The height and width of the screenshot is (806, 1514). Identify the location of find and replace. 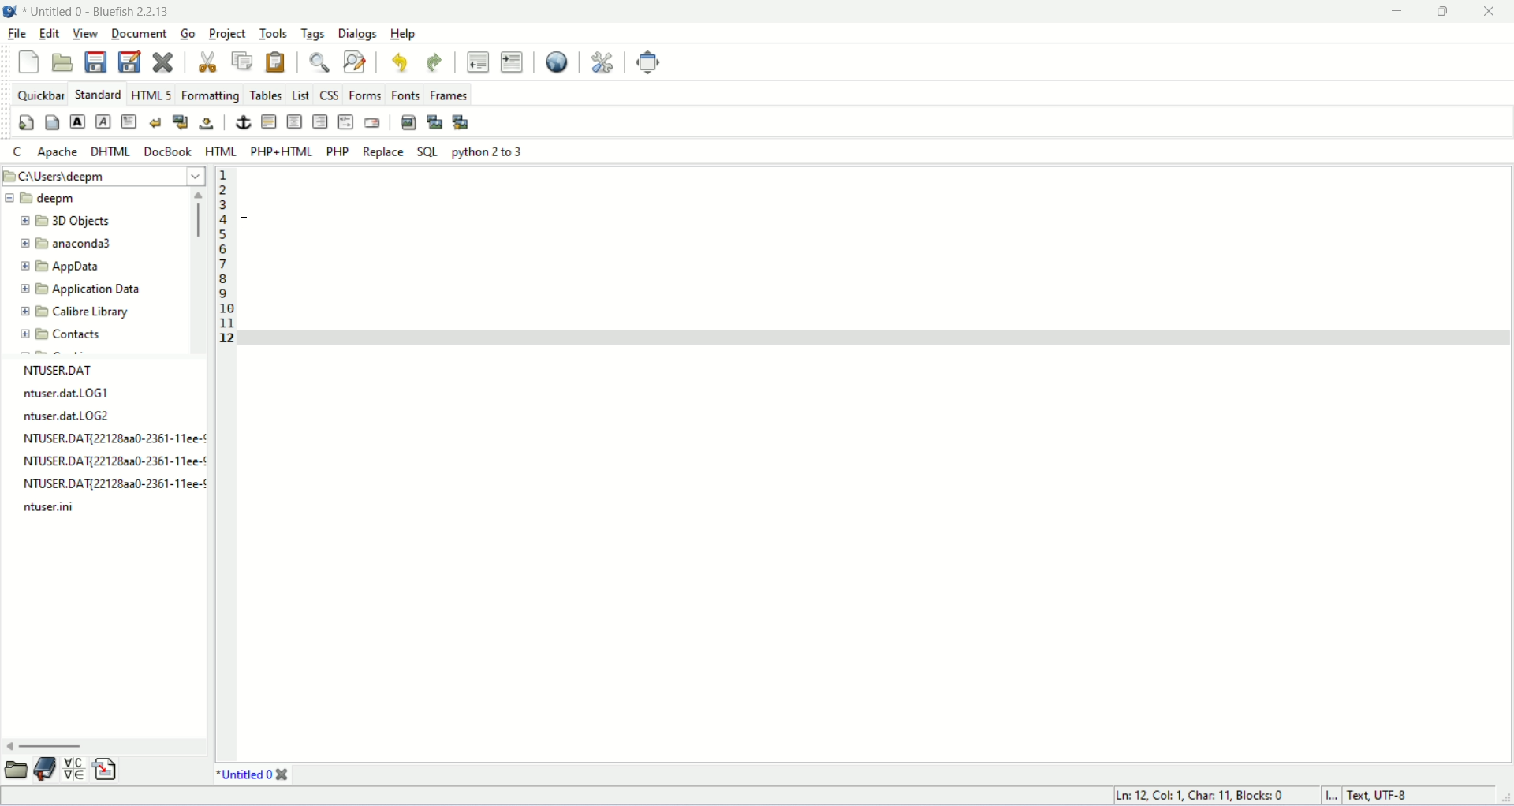
(352, 61).